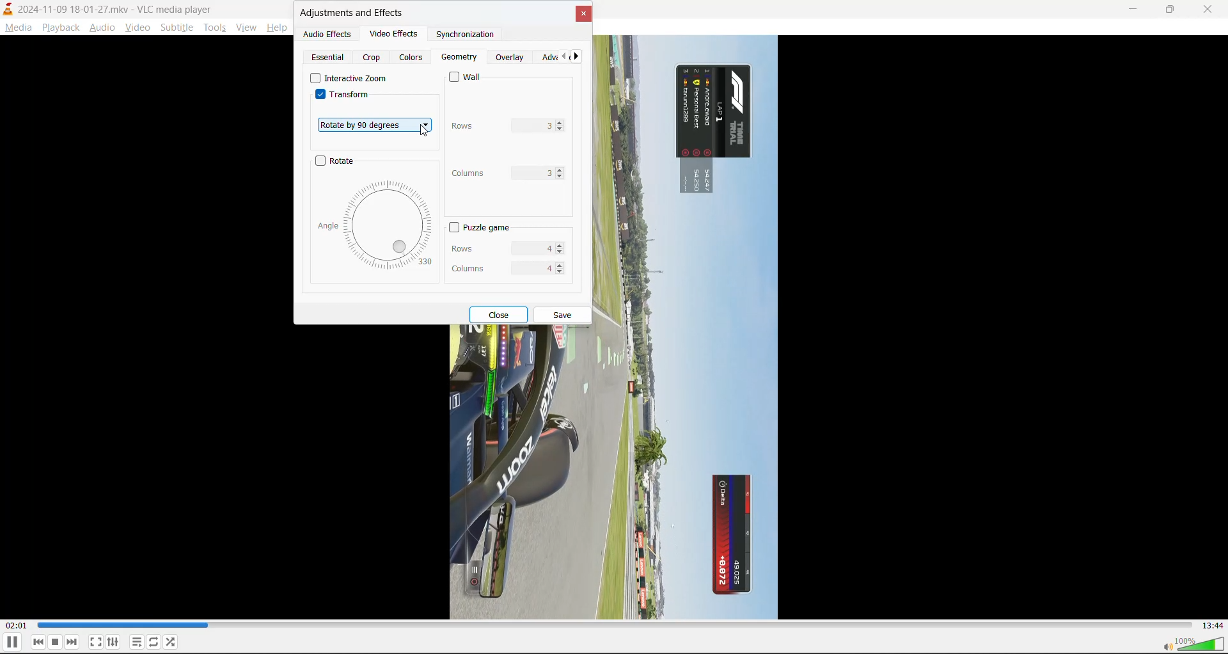 The width and height of the screenshot is (1228, 654). What do you see at coordinates (563, 316) in the screenshot?
I see `save` at bounding box center [563, 316].